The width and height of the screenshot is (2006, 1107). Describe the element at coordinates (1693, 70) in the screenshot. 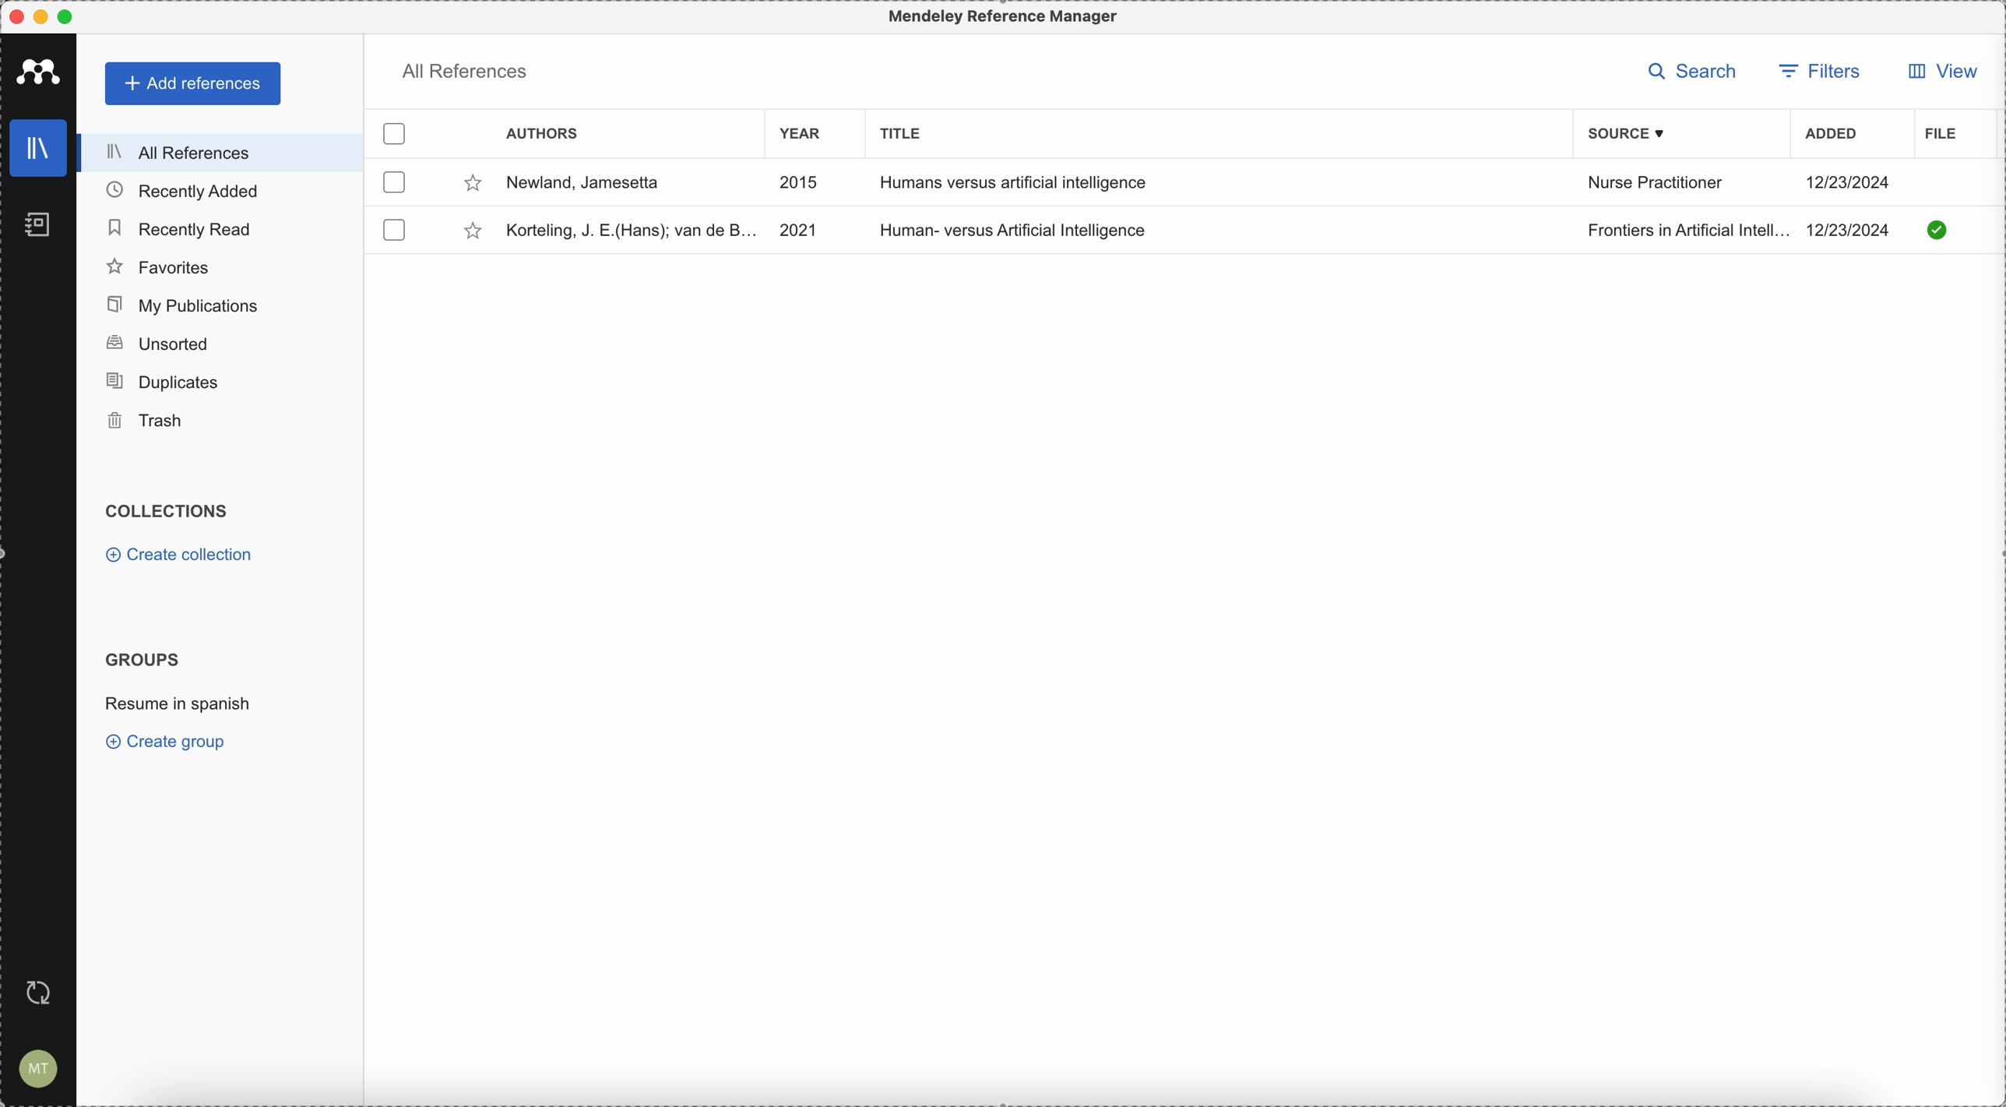

I see `search` at that location.